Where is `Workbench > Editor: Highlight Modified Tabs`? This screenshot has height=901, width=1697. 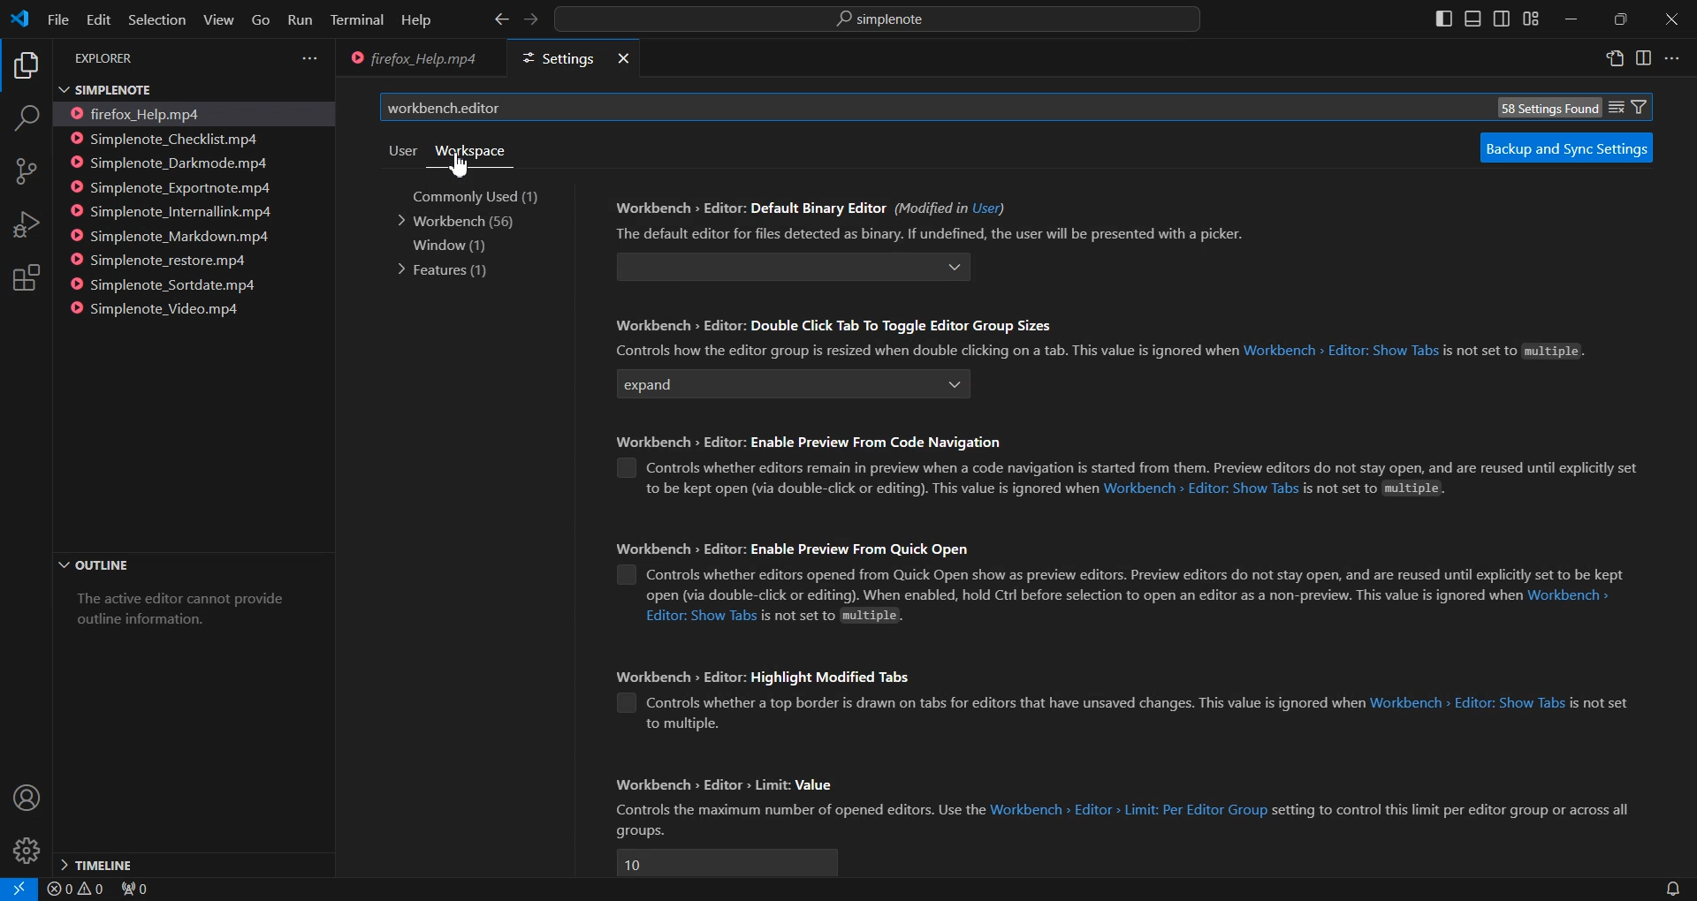
Workbench > Editor: Highlight Modified Tabs is located at coordinates (775, 675).